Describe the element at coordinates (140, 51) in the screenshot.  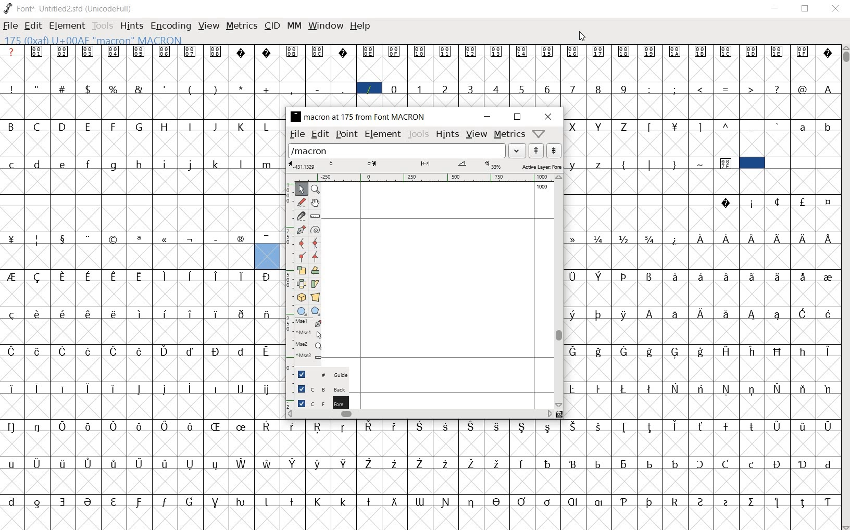
I see `Symbol` at that location.